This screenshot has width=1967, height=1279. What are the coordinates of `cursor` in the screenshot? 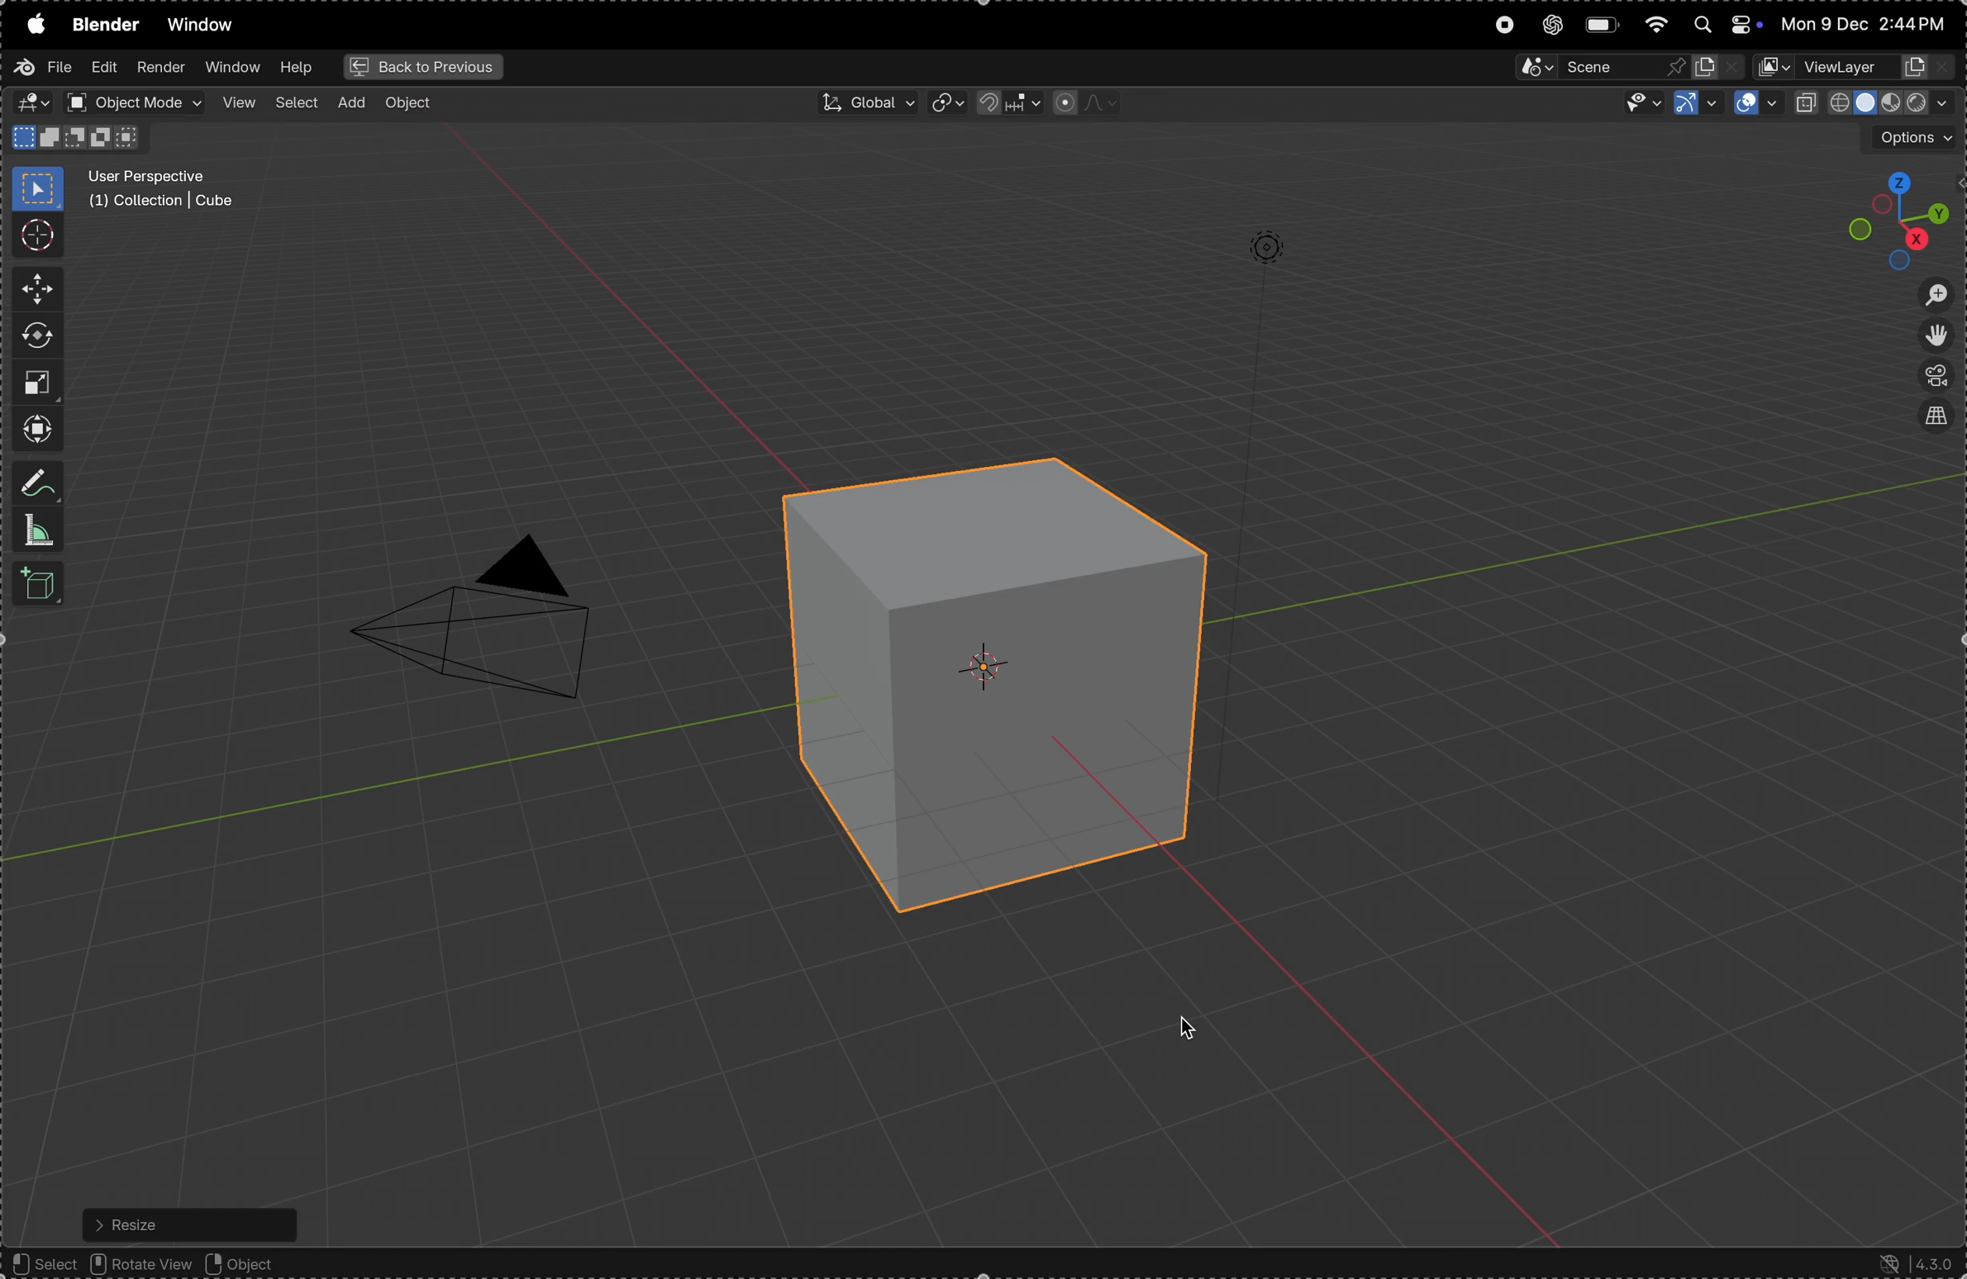 It's located at (1184, 1031).